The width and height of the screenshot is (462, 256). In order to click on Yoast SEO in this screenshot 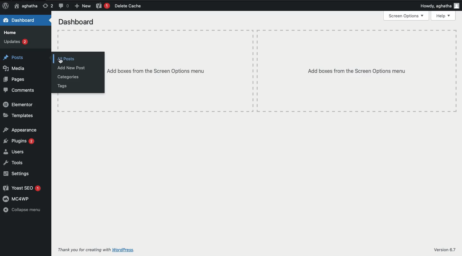, I will do `click(22, 188)`.